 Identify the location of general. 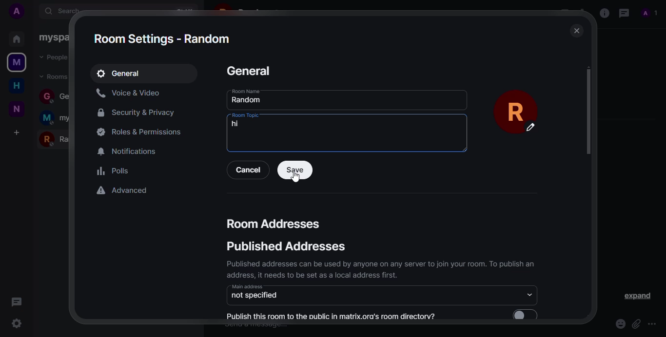
(124, 74).